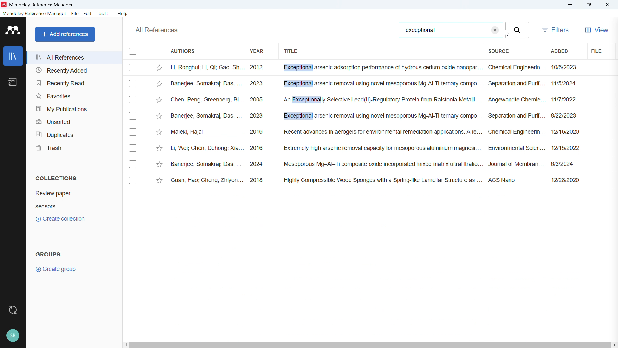 The width and height of the screenshot is (618, 348). Describe the element at coordinates (65, 34) in the screenshot. I see `add references` at that location.